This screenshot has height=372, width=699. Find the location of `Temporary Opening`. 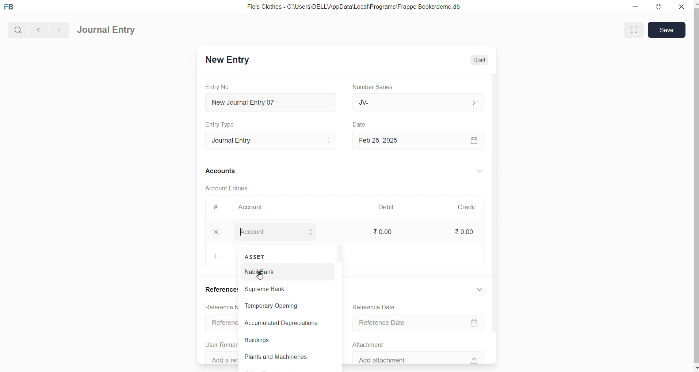

Temporary Opening is located at coordinates (283, 306).